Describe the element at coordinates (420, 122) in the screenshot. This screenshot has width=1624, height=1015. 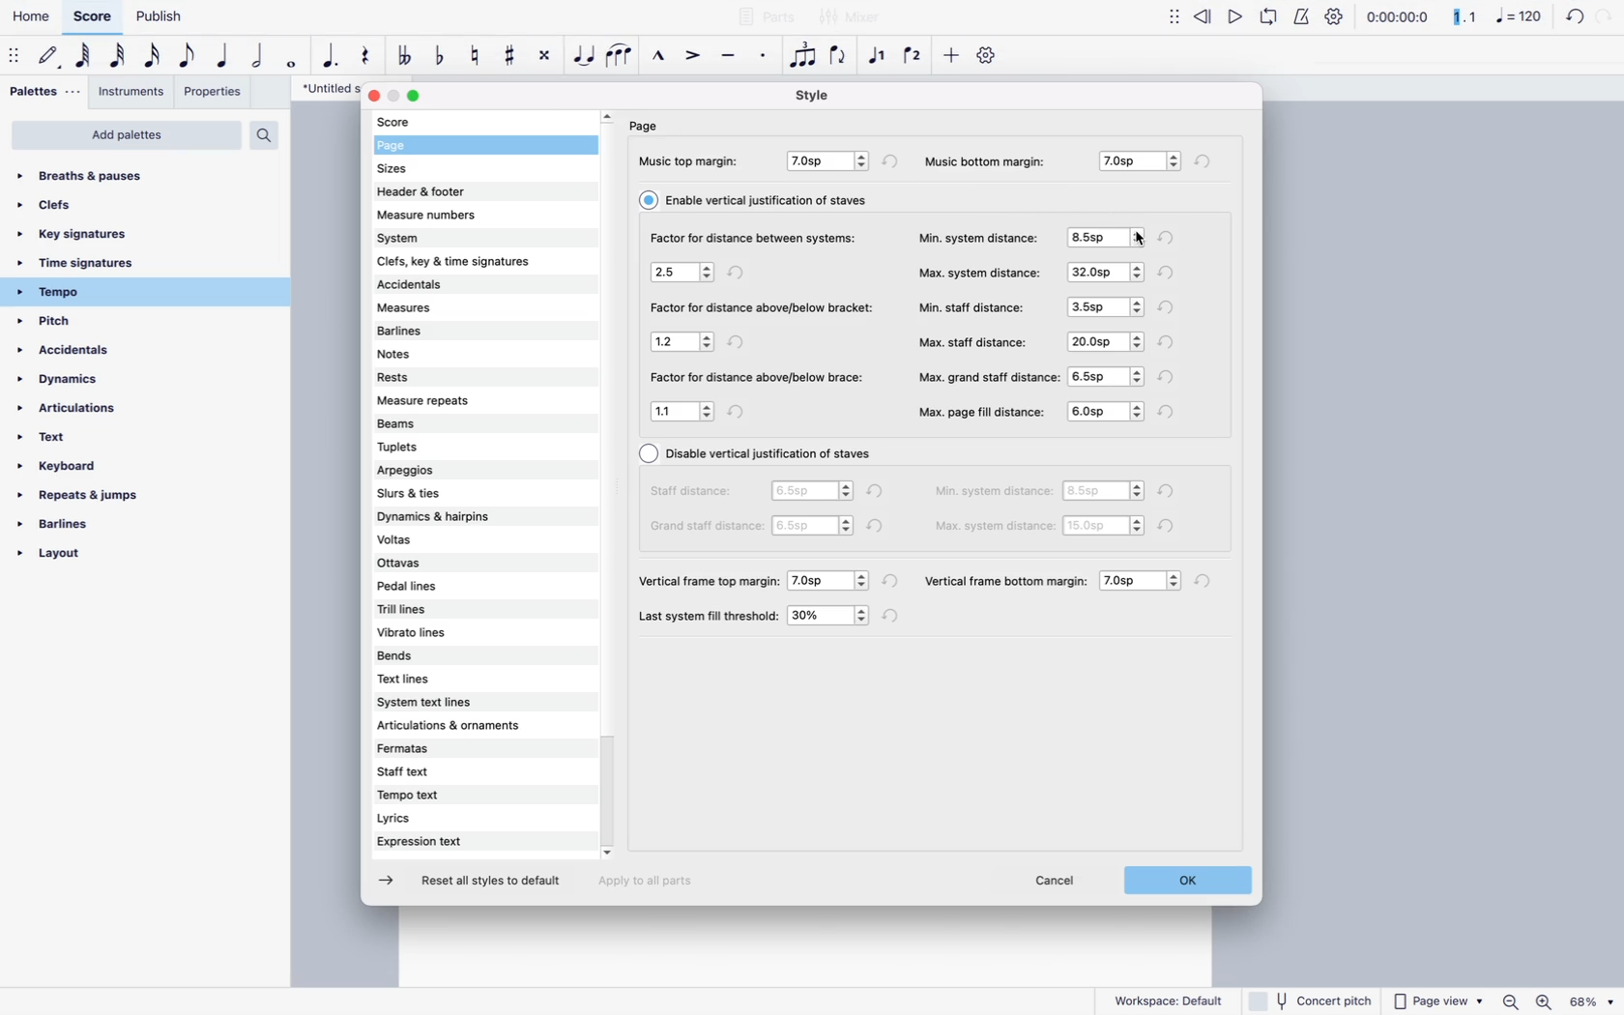
I see `score` at that location.